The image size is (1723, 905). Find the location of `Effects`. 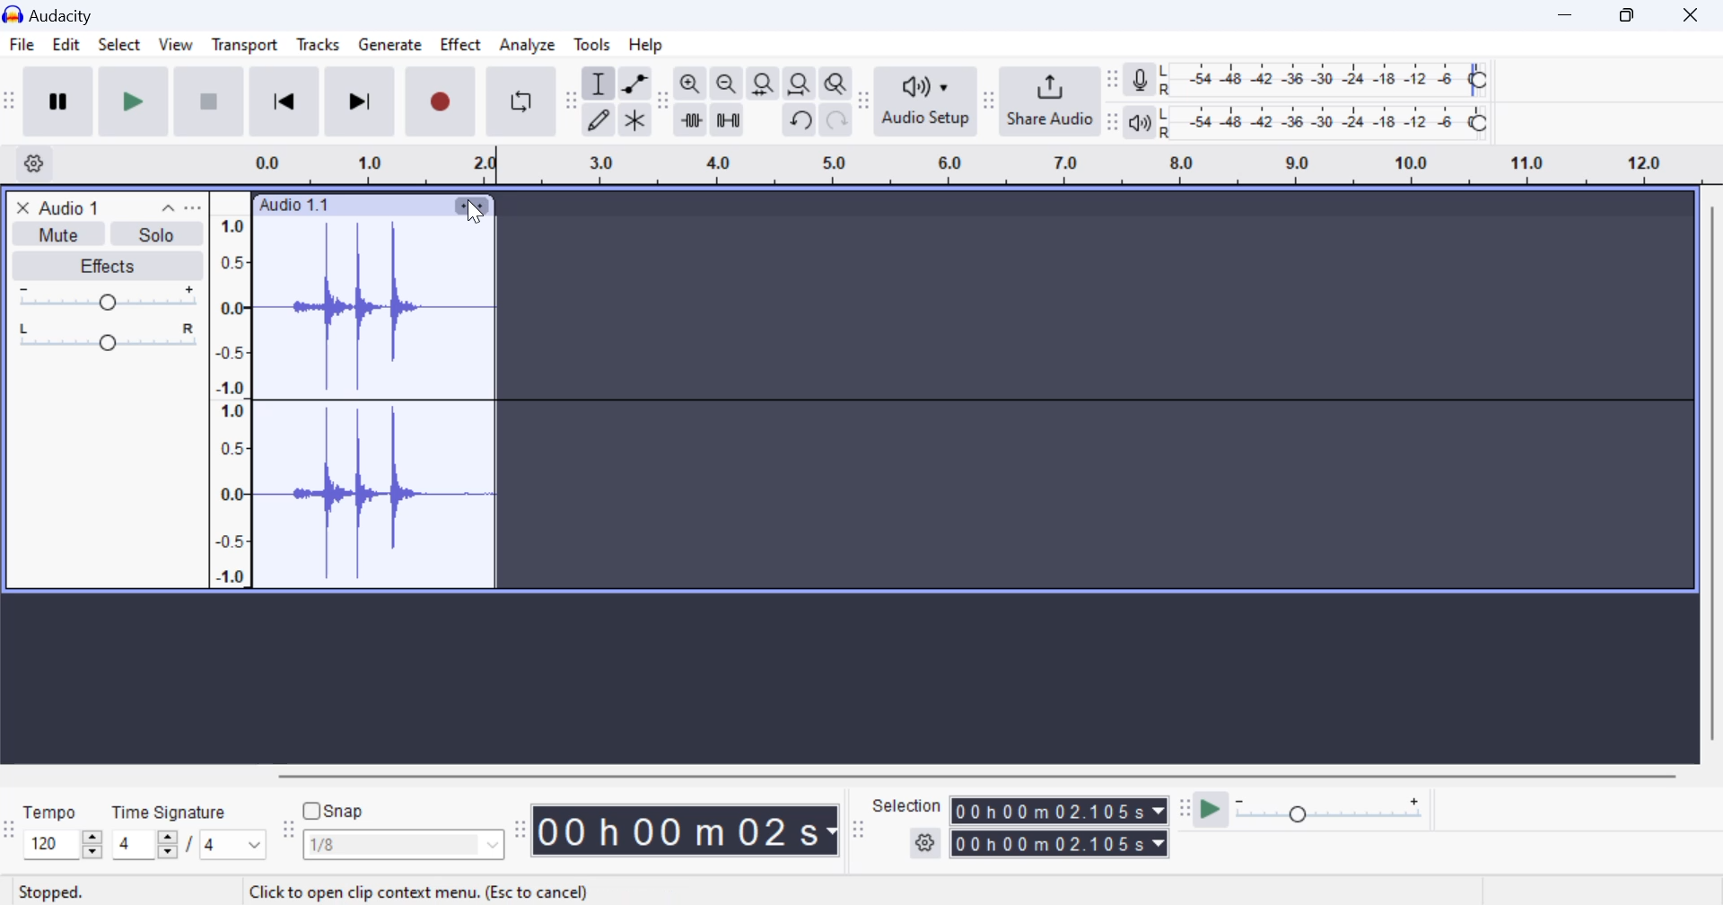

Effects is located at coordinates (106, 266).